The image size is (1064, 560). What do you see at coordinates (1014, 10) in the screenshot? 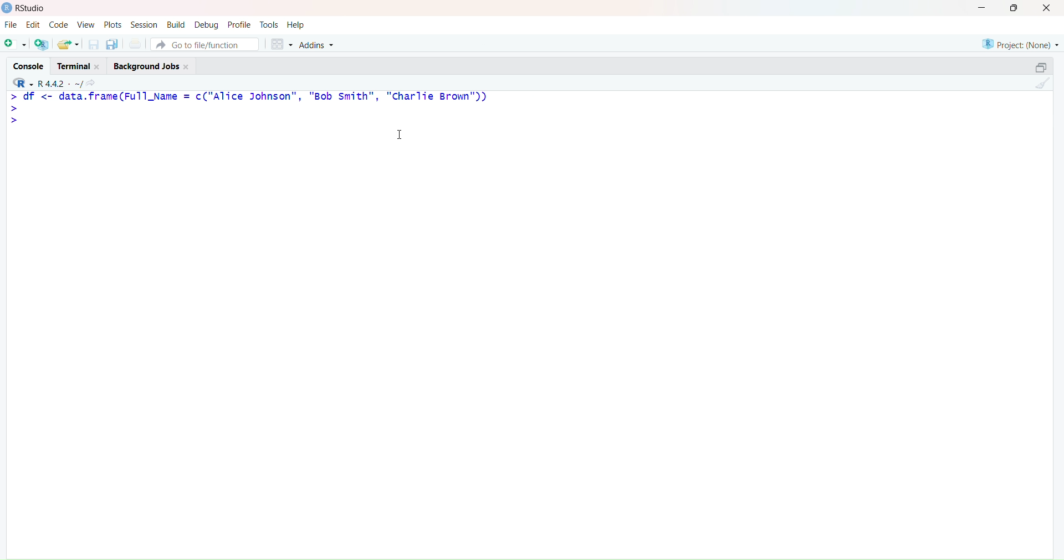
I see `Maximize` at bounding box center [1014, 10].